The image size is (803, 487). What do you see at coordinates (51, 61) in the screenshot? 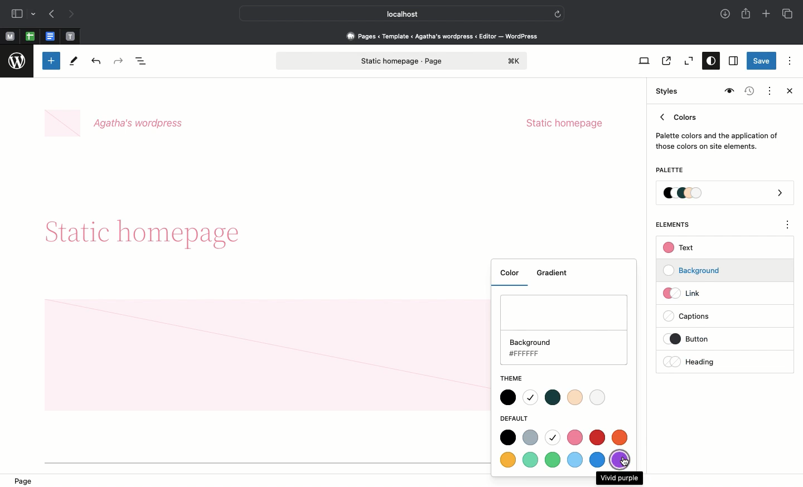
I see `Toggle blocker` at bounding box center [51, 61].